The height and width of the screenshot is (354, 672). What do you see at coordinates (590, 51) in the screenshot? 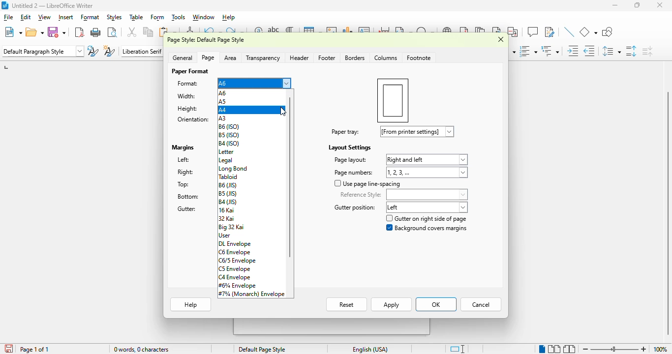
I see `decrease indent` at bounding box center [590, 51].